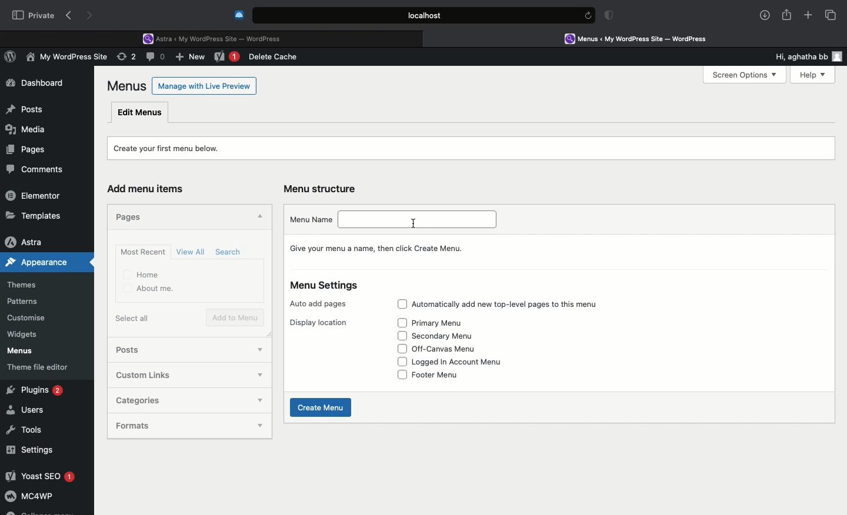 The height and width of the screenshot is (515, 847). Describe the element at coordinates (402, 304) in the screenshot. I see `Check box` at that location.